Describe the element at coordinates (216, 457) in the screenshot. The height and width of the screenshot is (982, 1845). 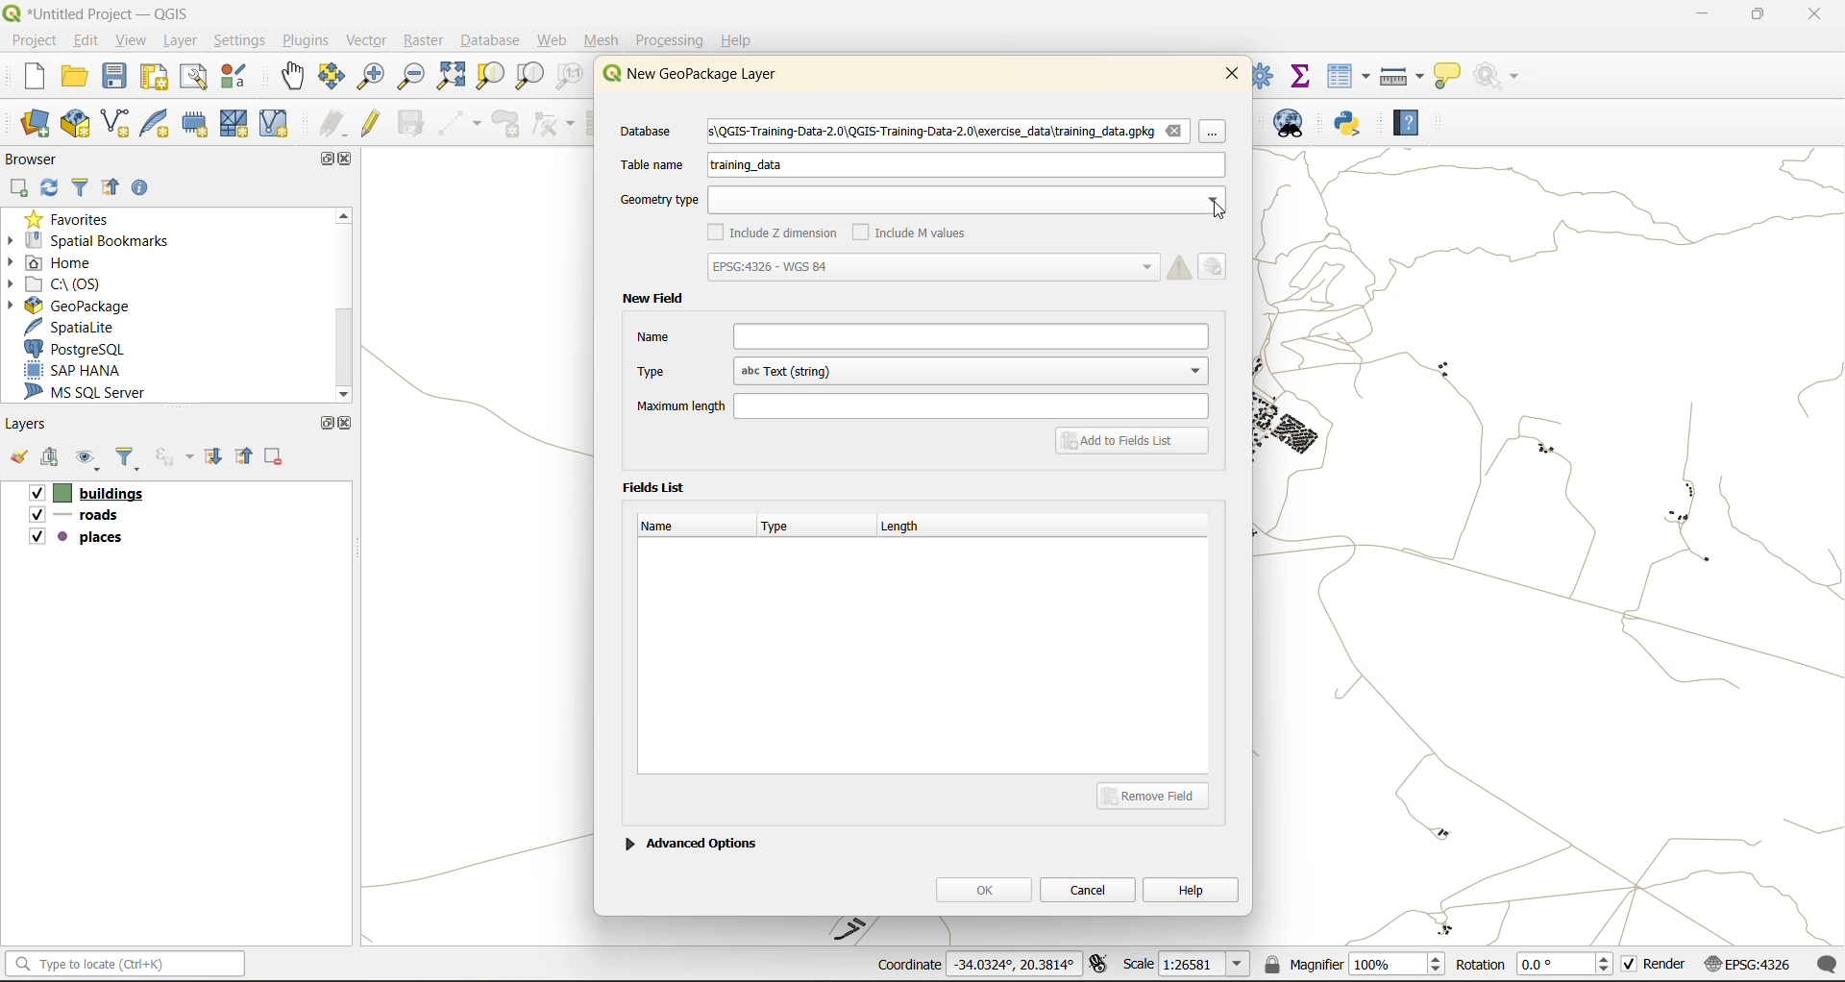
I see `expand all` at that location.